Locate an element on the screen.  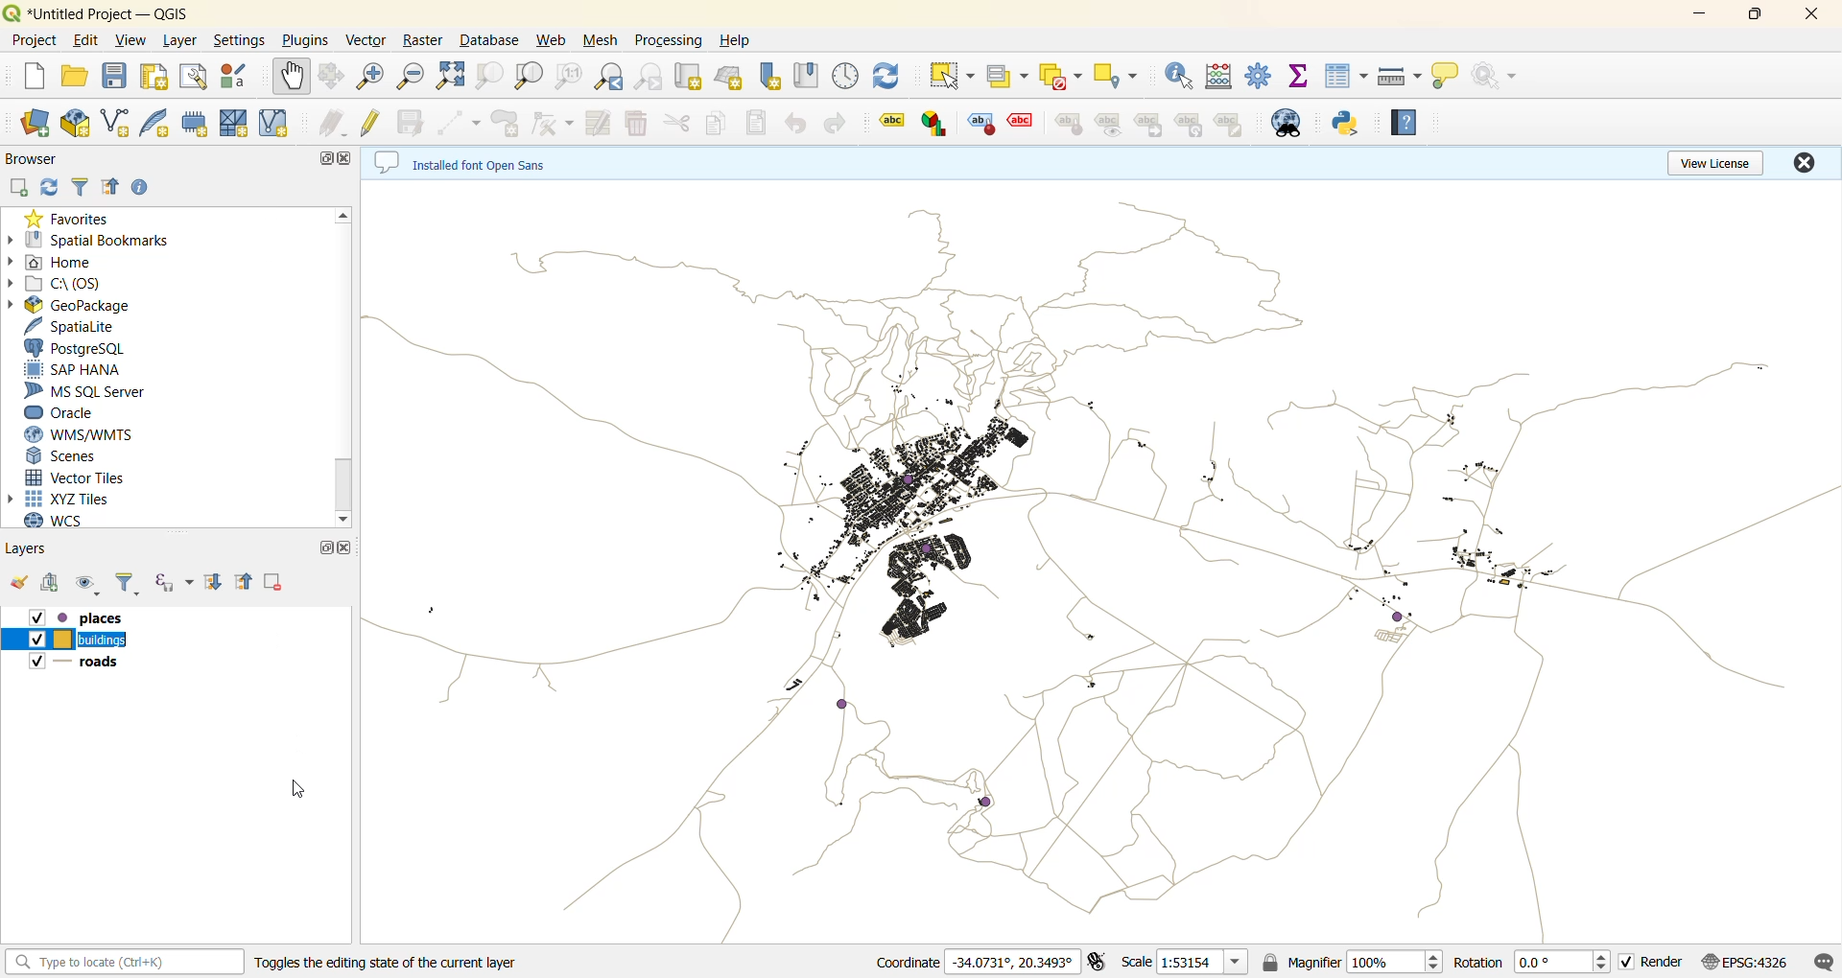
identify features is located at coordinates (1180, 77).